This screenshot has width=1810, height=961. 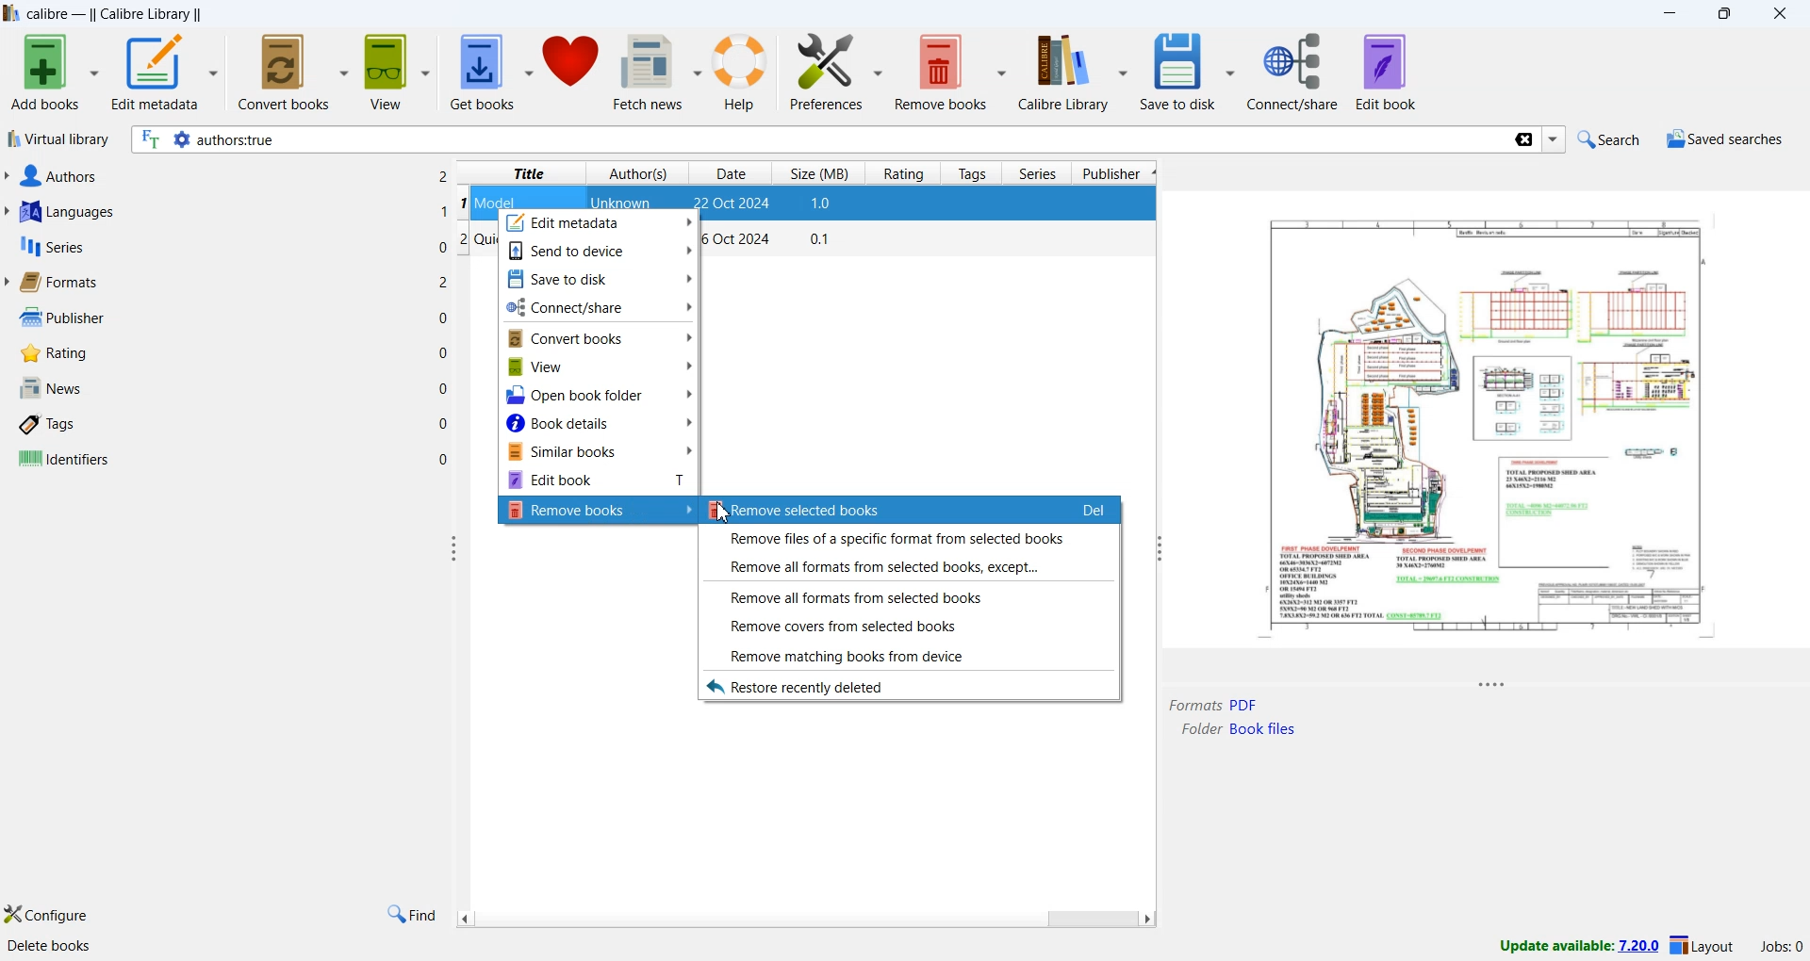 What do you see at coordinates (727, 516) in the screenshot?
I see `Cursor` at bounding box center [727, 516].